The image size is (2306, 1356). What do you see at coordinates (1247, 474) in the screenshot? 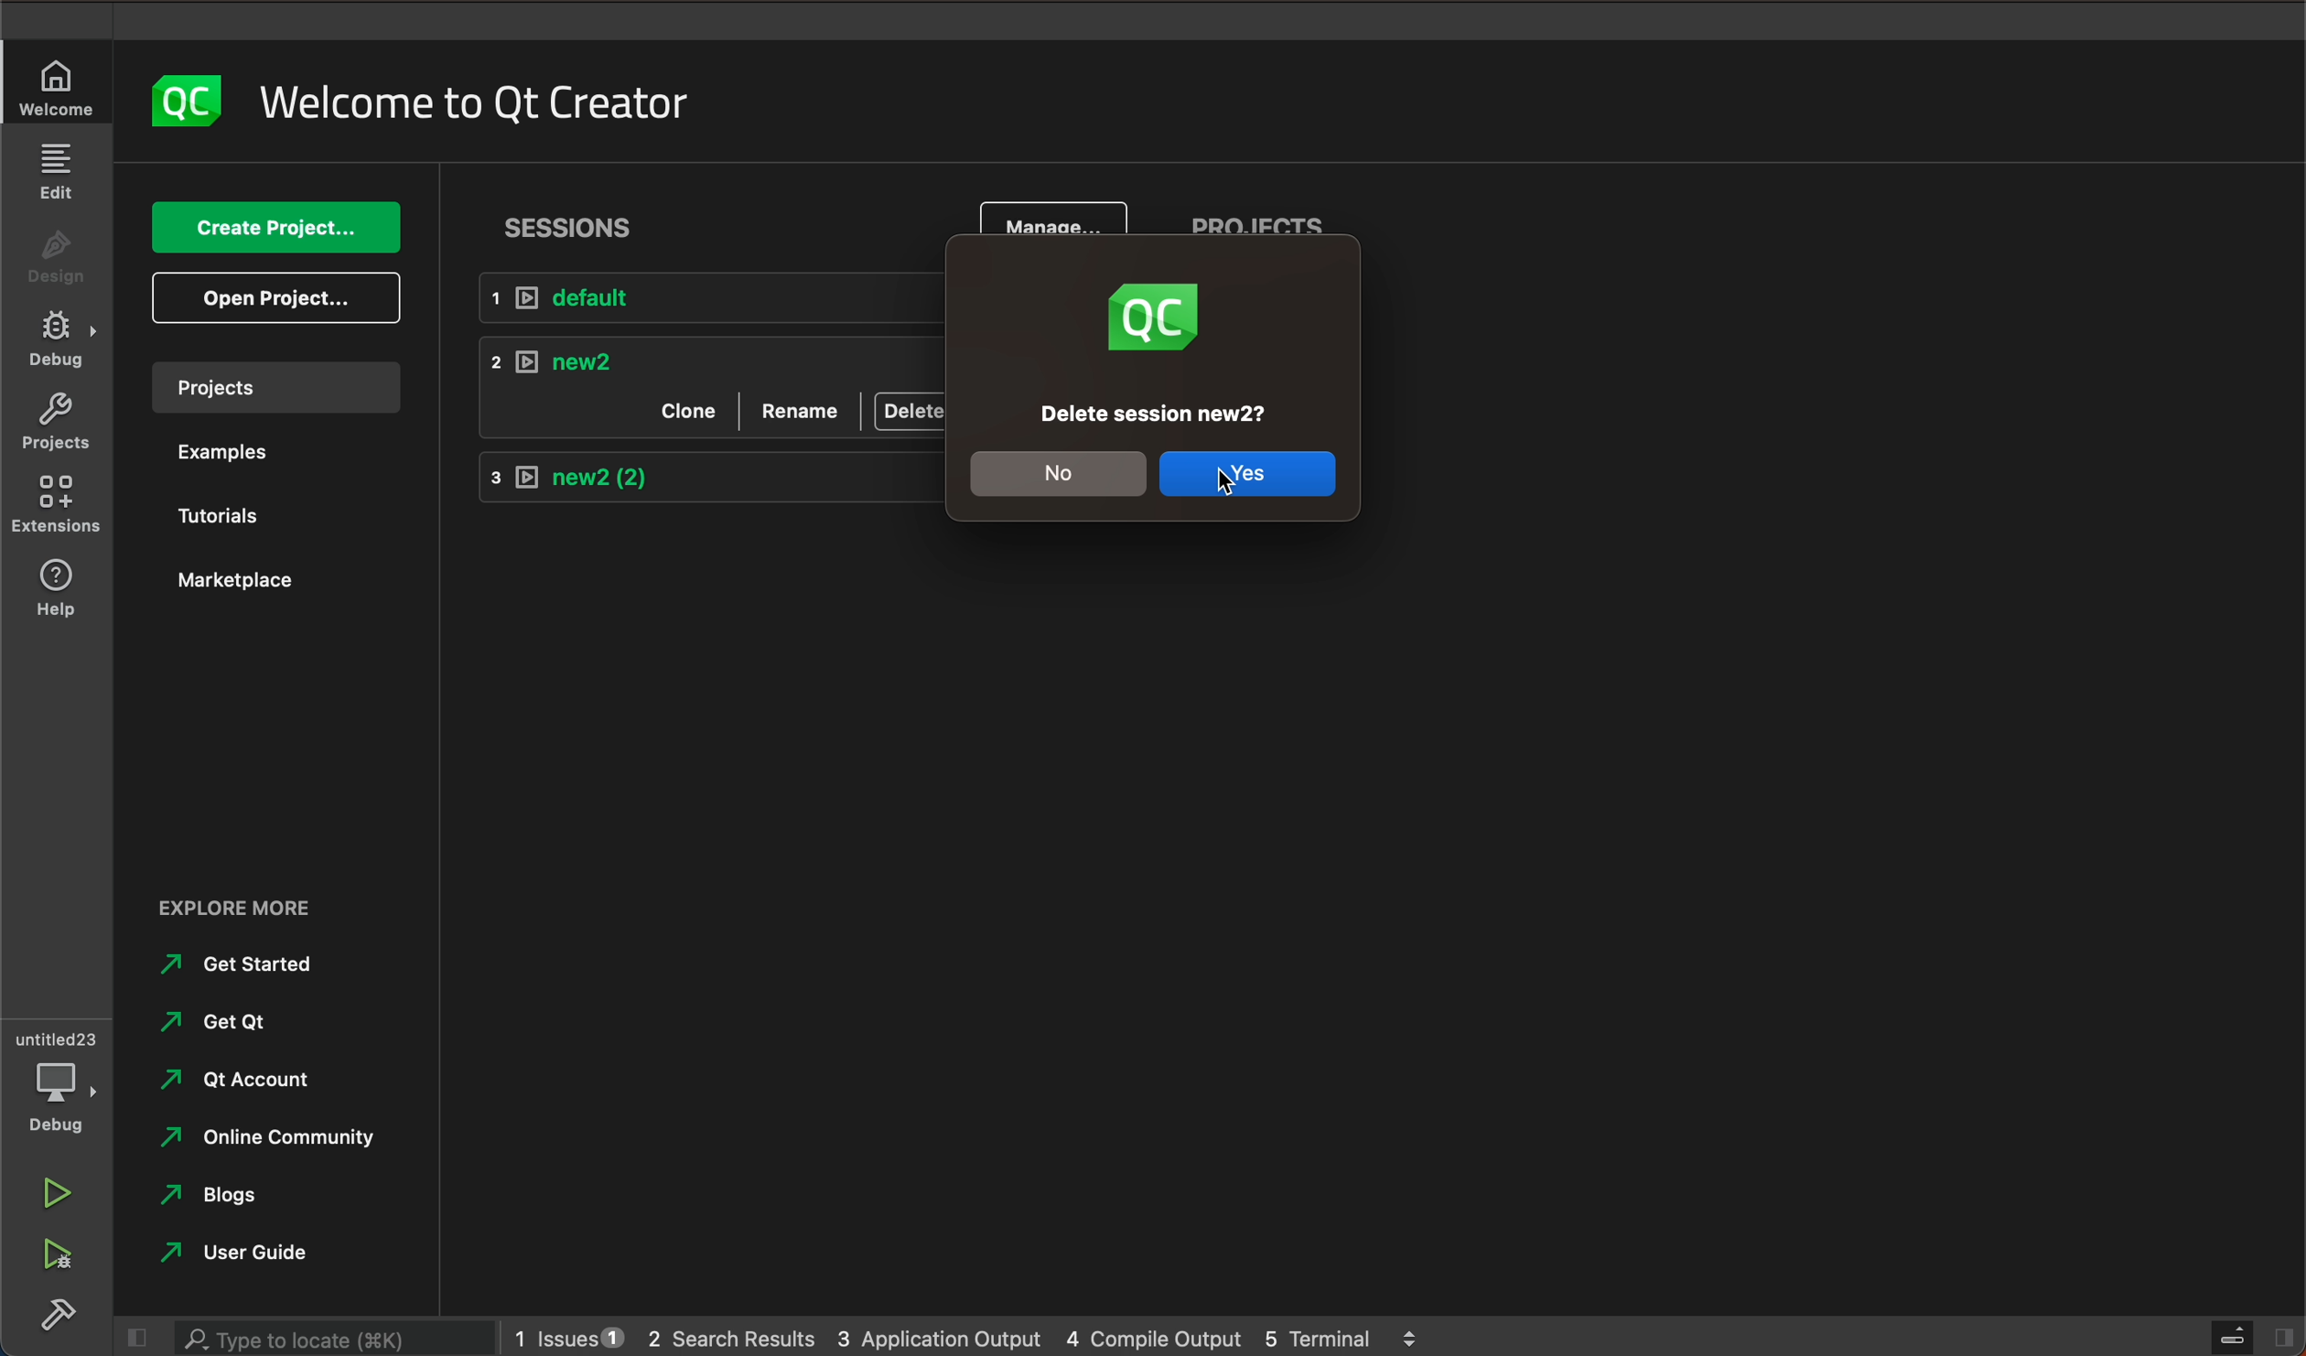
I see `yes` at bounding box center [1247, 474].